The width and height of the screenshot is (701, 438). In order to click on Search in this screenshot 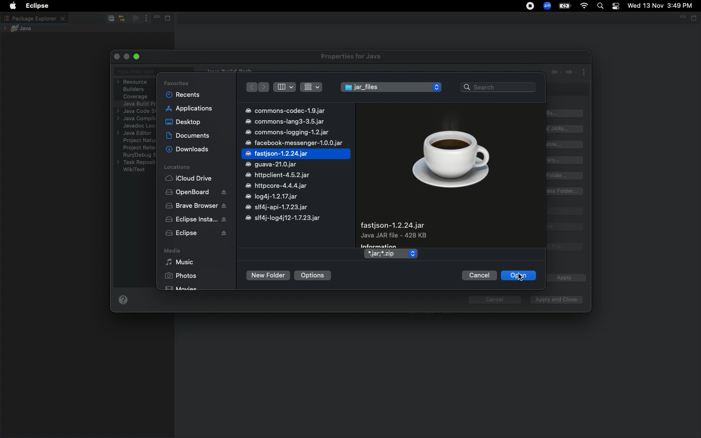, I will do `click(498, 86)`.